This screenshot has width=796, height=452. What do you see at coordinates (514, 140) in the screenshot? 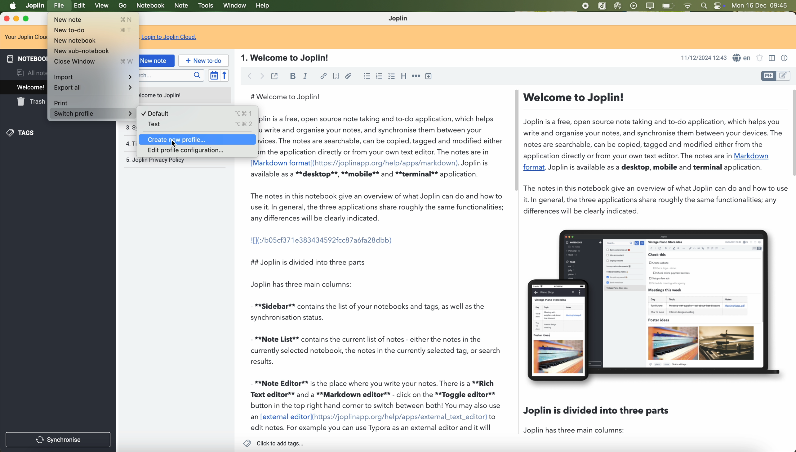
I see `scroll bar` at bounding box center [514, 140].